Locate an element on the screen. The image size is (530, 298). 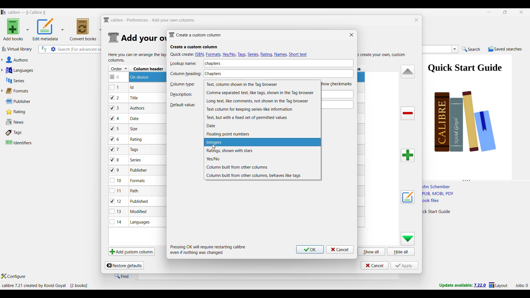
checkbox - 7 is located at coordinates (115, 149).